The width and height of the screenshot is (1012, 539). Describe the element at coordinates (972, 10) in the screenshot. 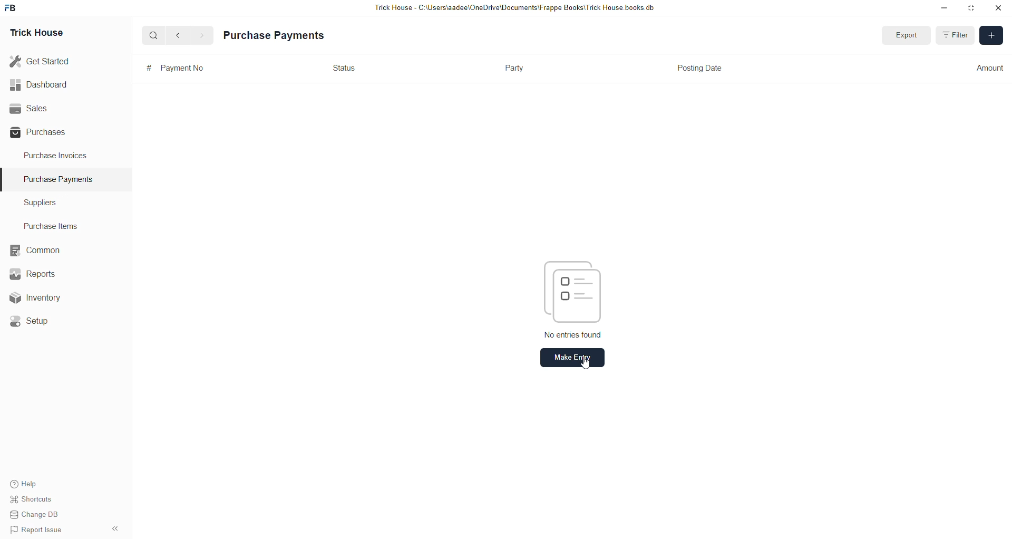

I see `Maximize` at that location.